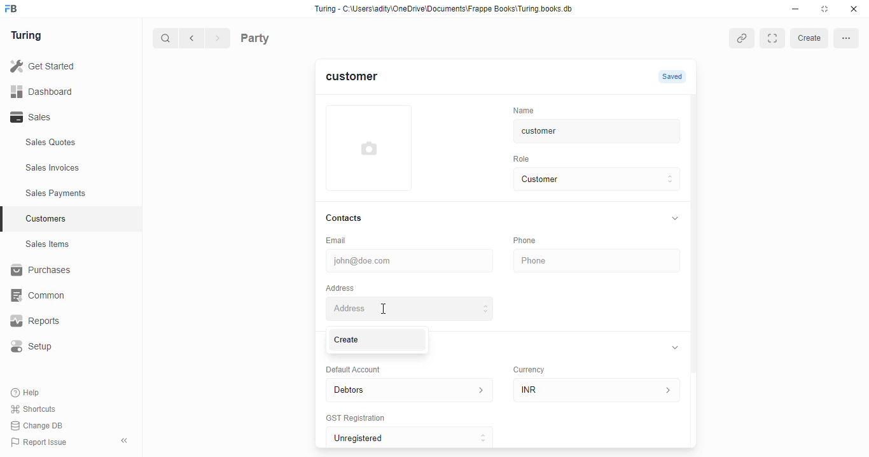 Image resolution: width=869 pixels, height=457 pixels. I want to click on Setup, so click(64, 346).